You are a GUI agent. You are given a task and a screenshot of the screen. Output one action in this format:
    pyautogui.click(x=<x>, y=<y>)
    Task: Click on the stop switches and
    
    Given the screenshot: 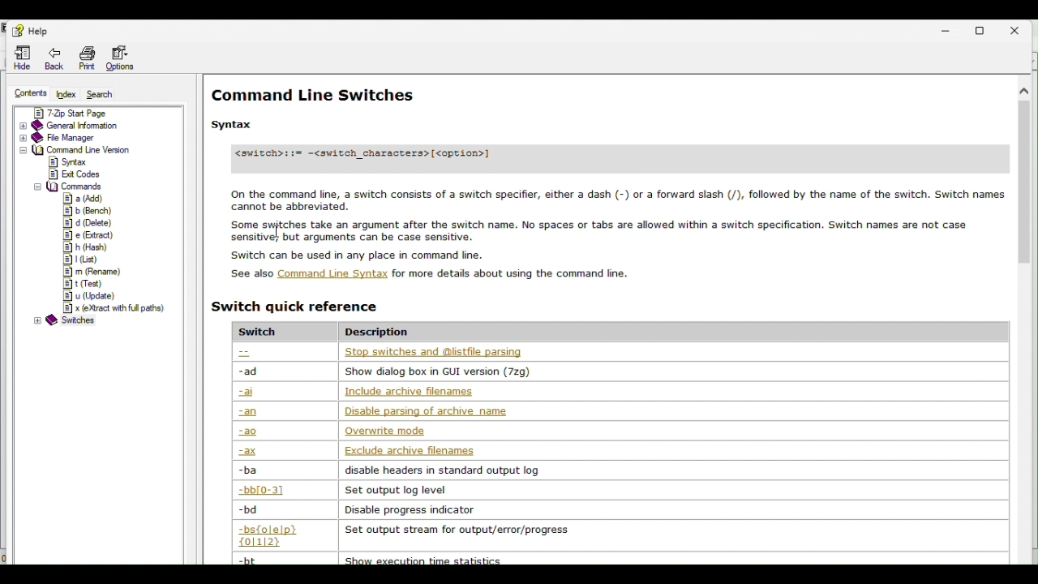 What is the action you would take?
    pyautogui.click(x=432, y=354)
    